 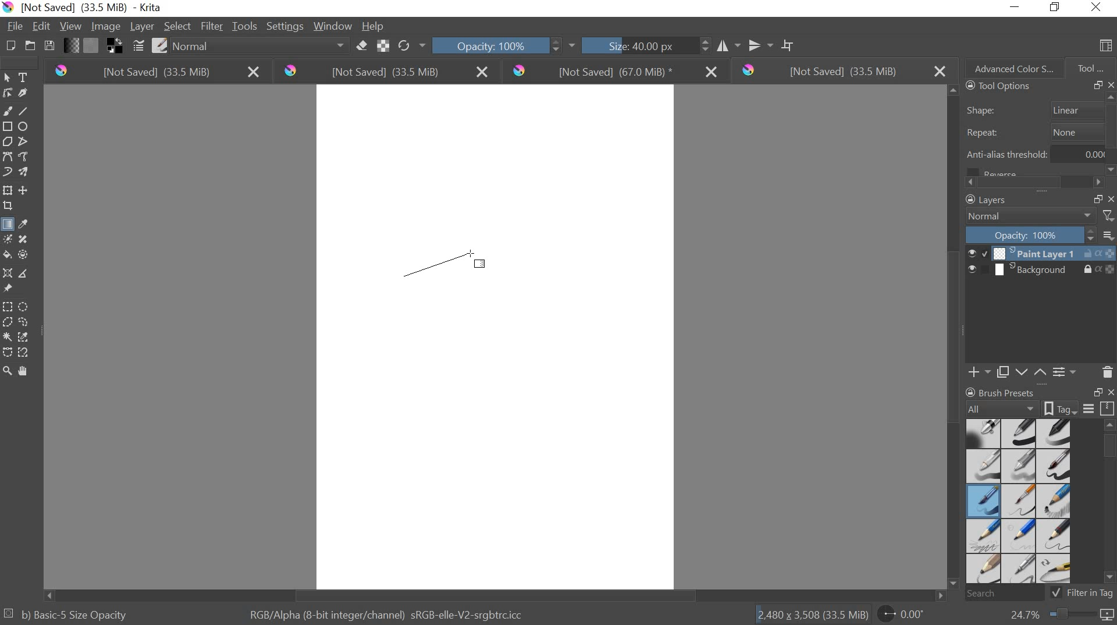 I want to click on shape liner, so click(x=1032, y=108).